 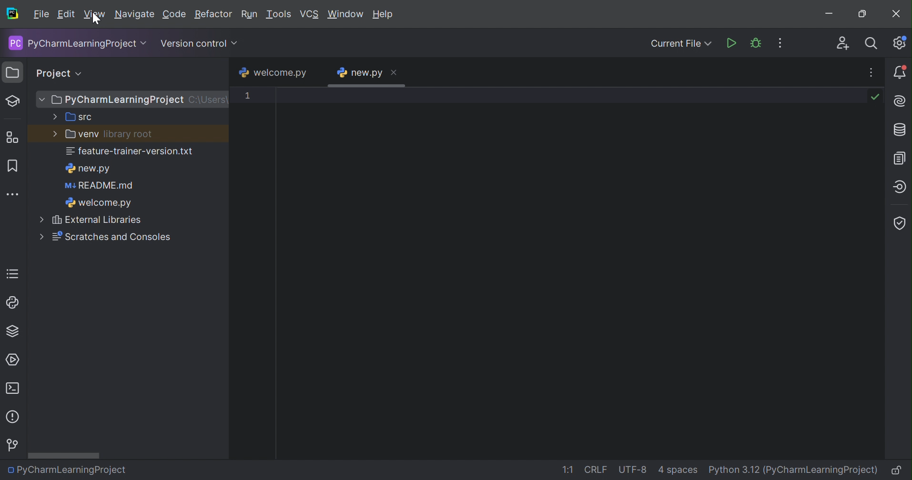 What do you see at coordinates (13, 193) in the screenshot?
I see `More tool windows` at bounding box center [13, 193].